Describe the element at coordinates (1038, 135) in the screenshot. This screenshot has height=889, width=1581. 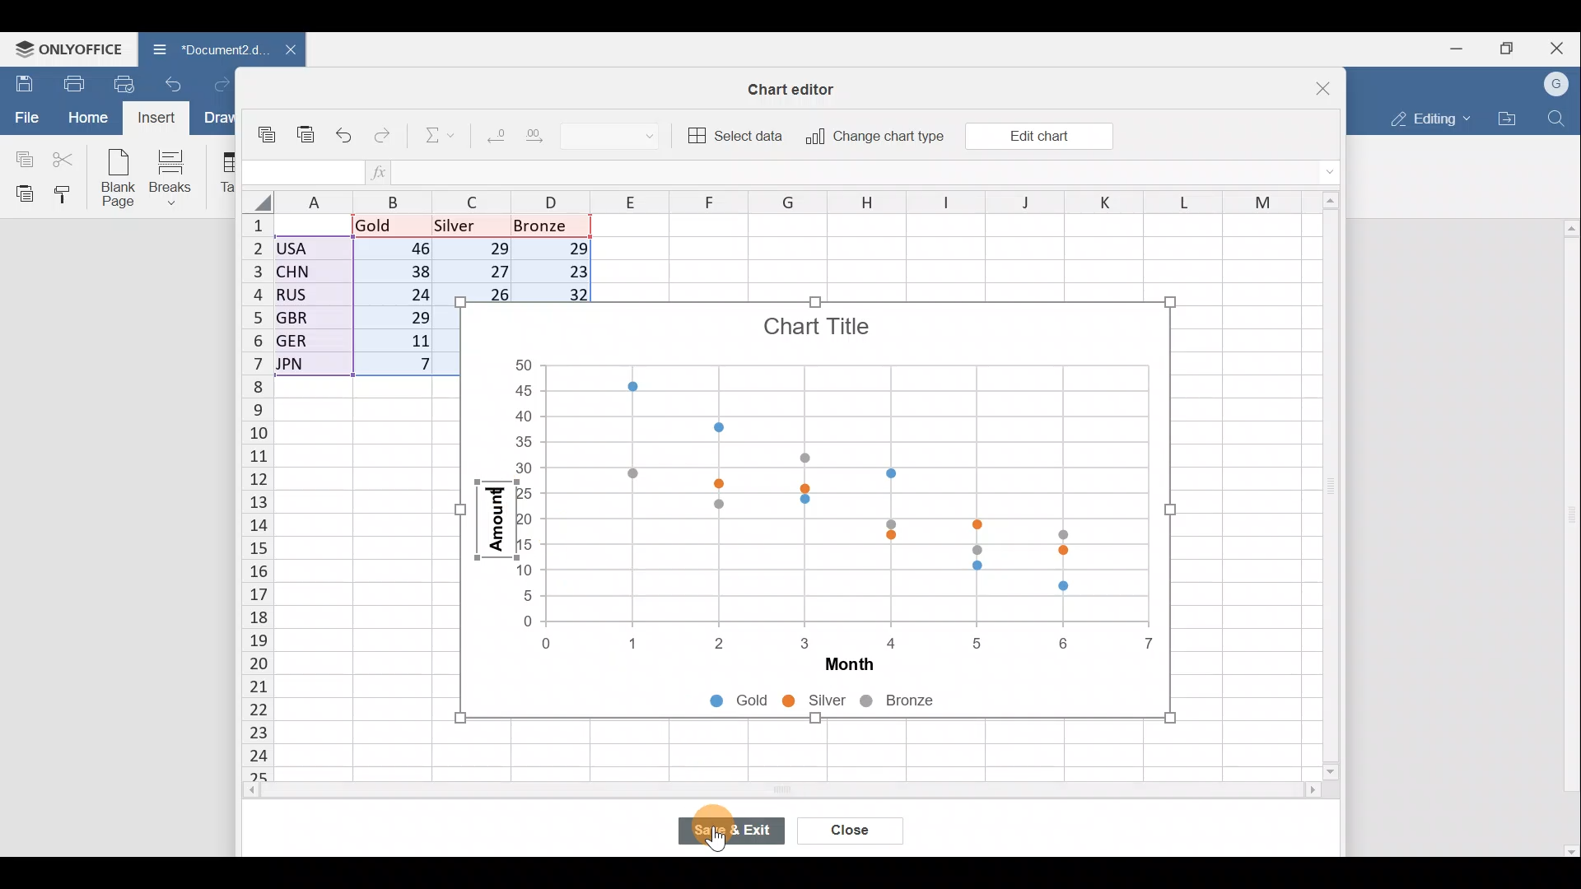
I see `Edit chart` at that location.